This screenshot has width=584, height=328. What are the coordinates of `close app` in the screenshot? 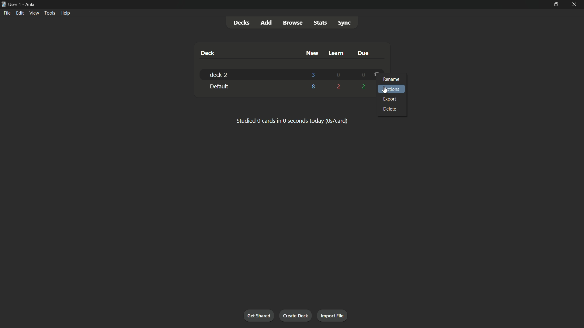 It's located at (576, 4).